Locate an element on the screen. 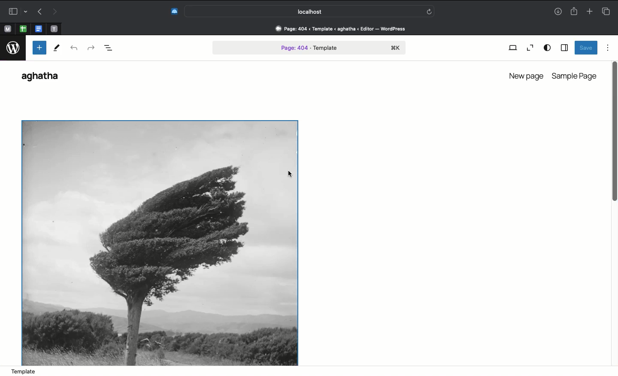 The image size is (618, 376). Address is located at coordinates (309, 371).